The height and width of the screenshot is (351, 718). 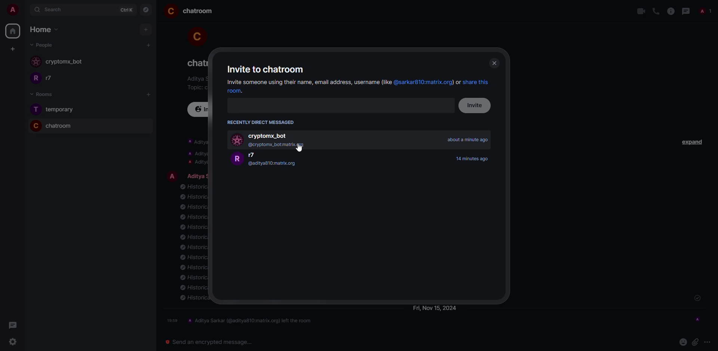 I want to click on invite, so click(x=476, y=105).